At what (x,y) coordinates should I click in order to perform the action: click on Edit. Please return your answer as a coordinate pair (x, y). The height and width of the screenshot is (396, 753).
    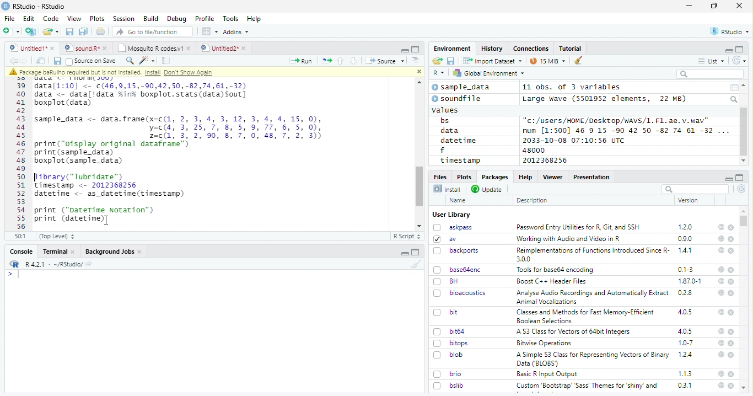
    Looking at the image, I should click on (29, 18).